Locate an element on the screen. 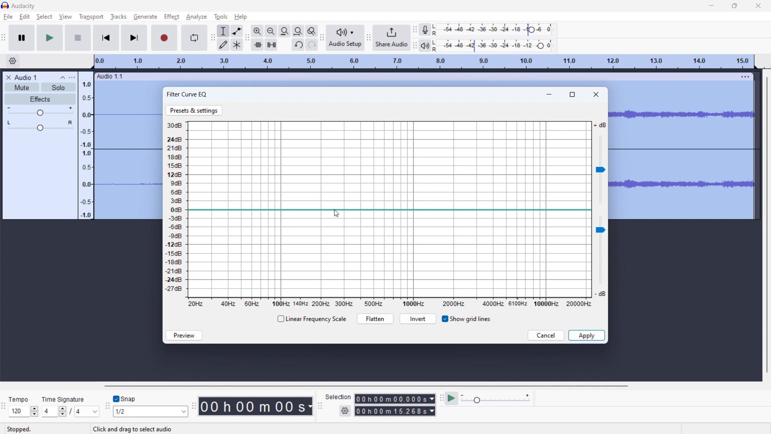  audio setup toolbar is located at coordinates (322, 37).